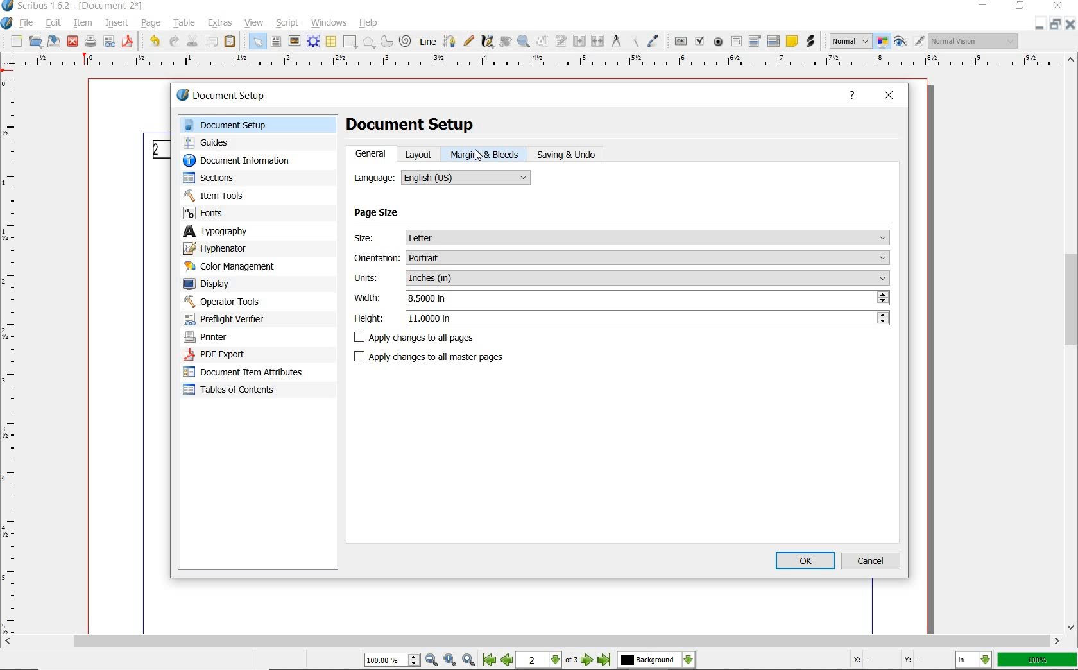 The width and height of the screenshot is (1078, 670). What do you see at coordinates (469, 42) in the screenshot?
I see `freehand line` at bounding box center [469, 42].